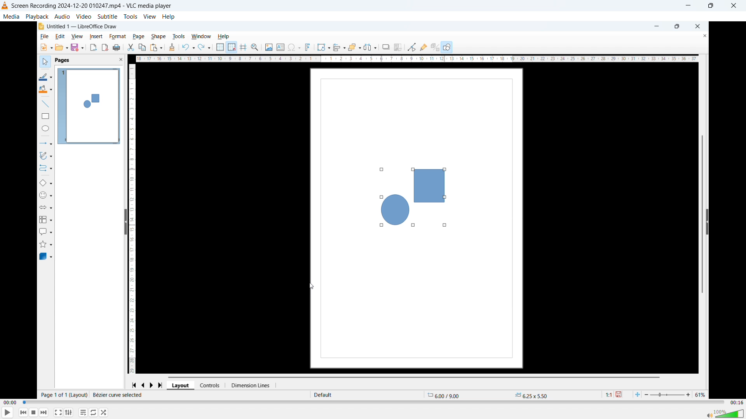 Image resolution: width=746 pixels, height=419 pixels. Describe the element at coordinates (34, 413) in the screenshot. I see `Stop playback ` at that location.